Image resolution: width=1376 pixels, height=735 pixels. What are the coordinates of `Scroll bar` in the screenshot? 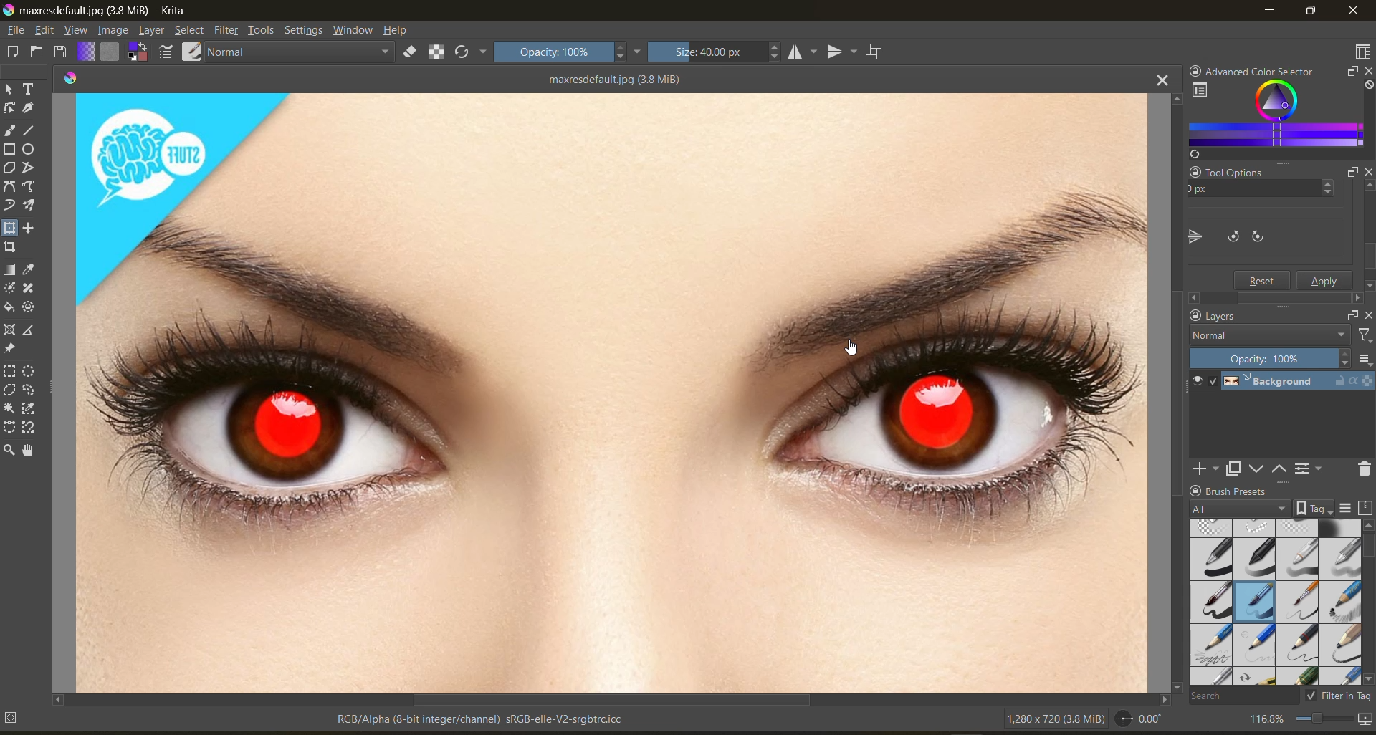 It's located at (1370, 239).